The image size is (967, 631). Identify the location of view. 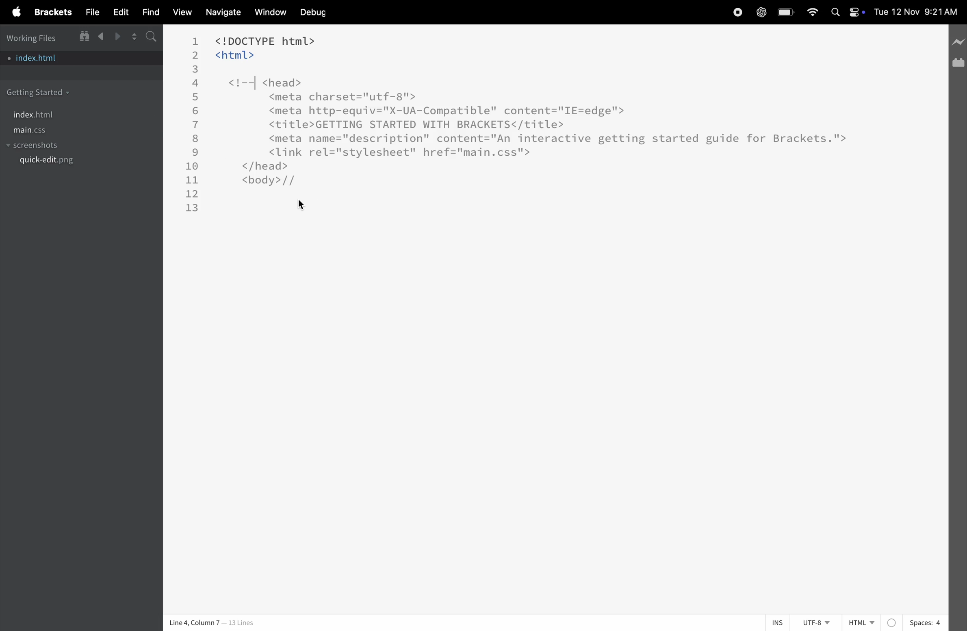
(180, 13).